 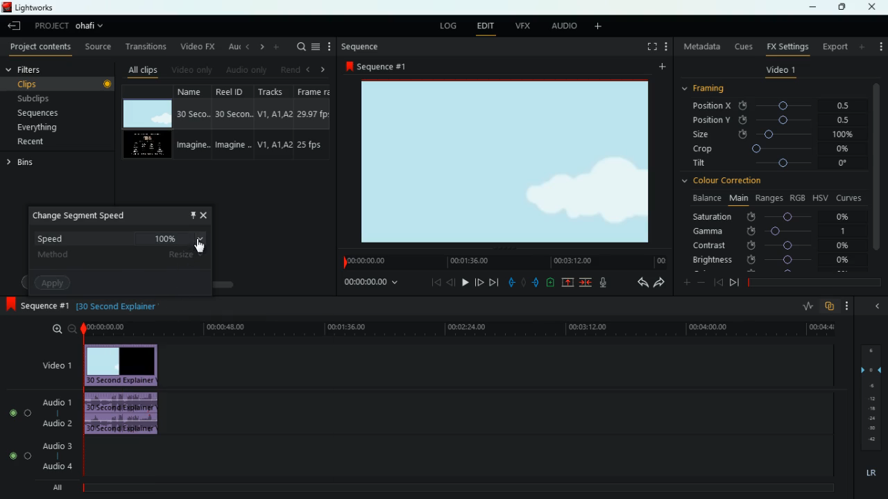 What do you see at coordinates (812, 281) in the screenshot?
I see `timeline` at bounding box center [812, 281].